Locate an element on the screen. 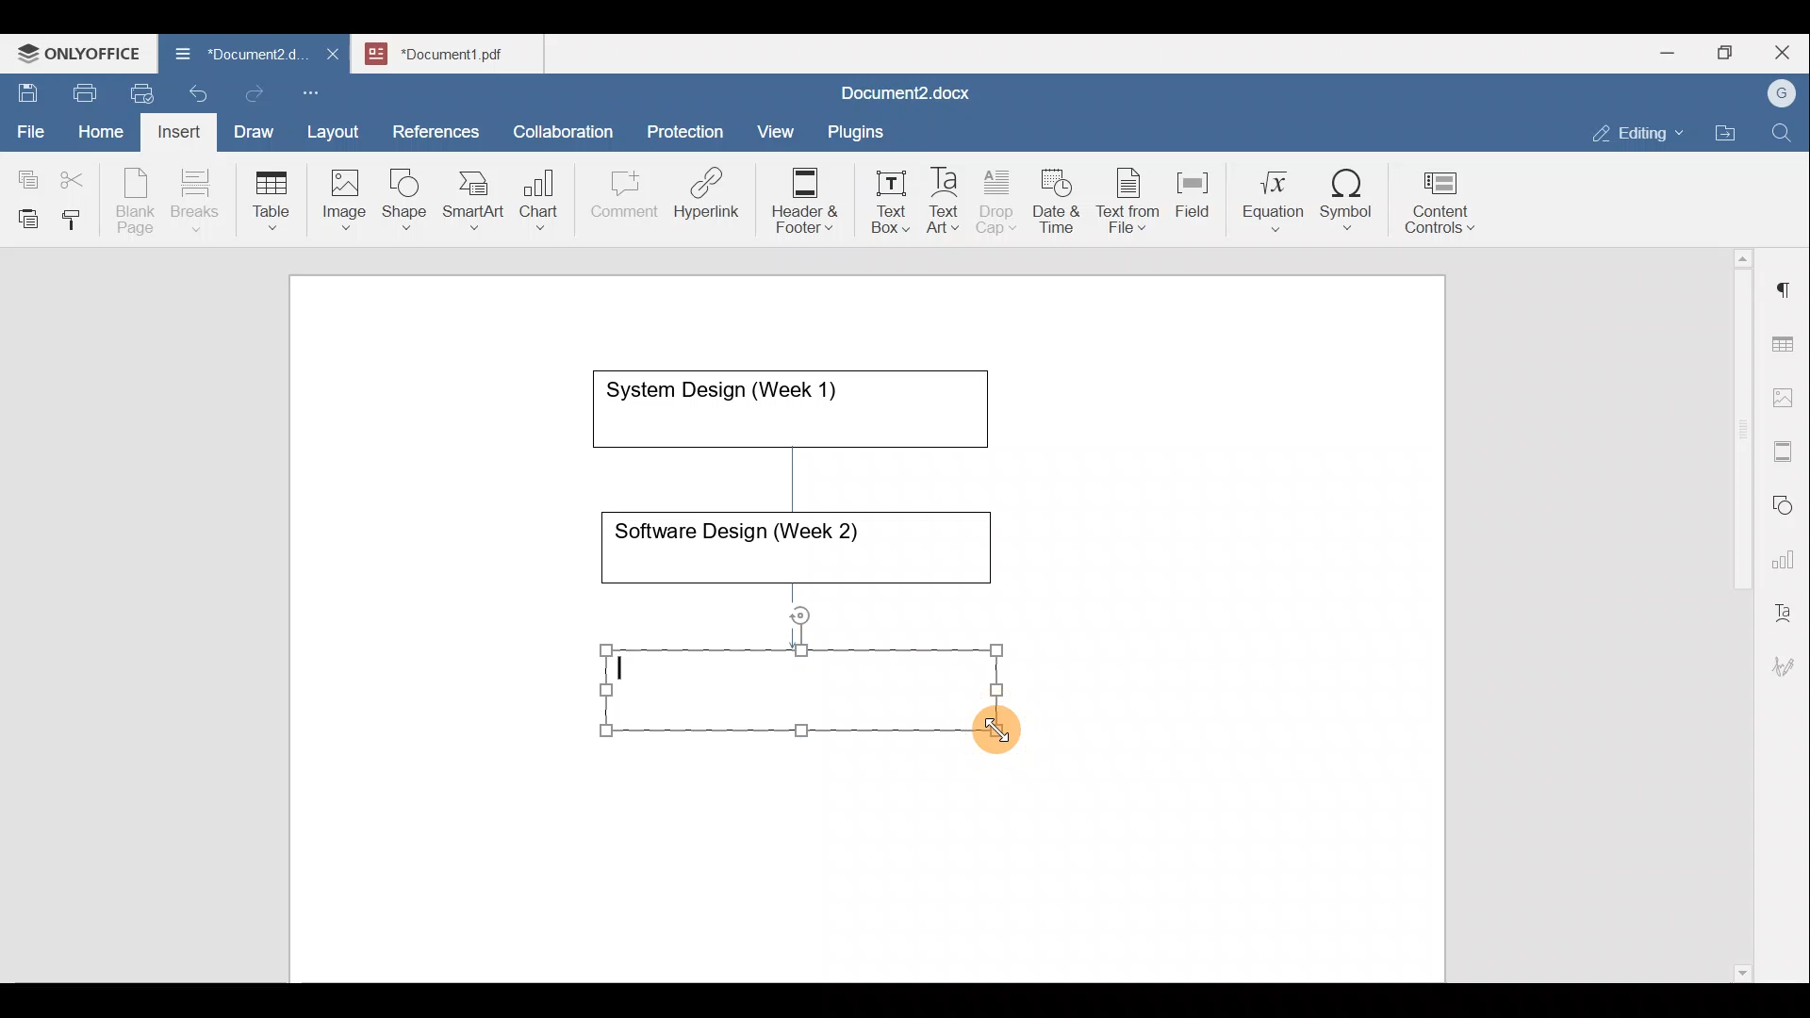 This screenshot has width=1810, height=1018. Print file is located at coordinates (81, 90).